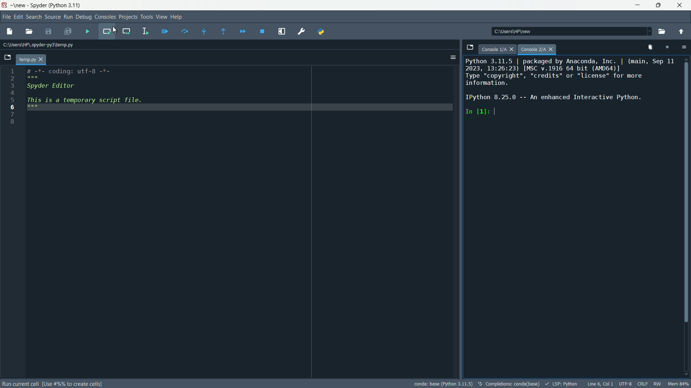  Describe the element at coordinates (240, 31) in the screenshot. I see `continue execution until next breakpoint` at that location.